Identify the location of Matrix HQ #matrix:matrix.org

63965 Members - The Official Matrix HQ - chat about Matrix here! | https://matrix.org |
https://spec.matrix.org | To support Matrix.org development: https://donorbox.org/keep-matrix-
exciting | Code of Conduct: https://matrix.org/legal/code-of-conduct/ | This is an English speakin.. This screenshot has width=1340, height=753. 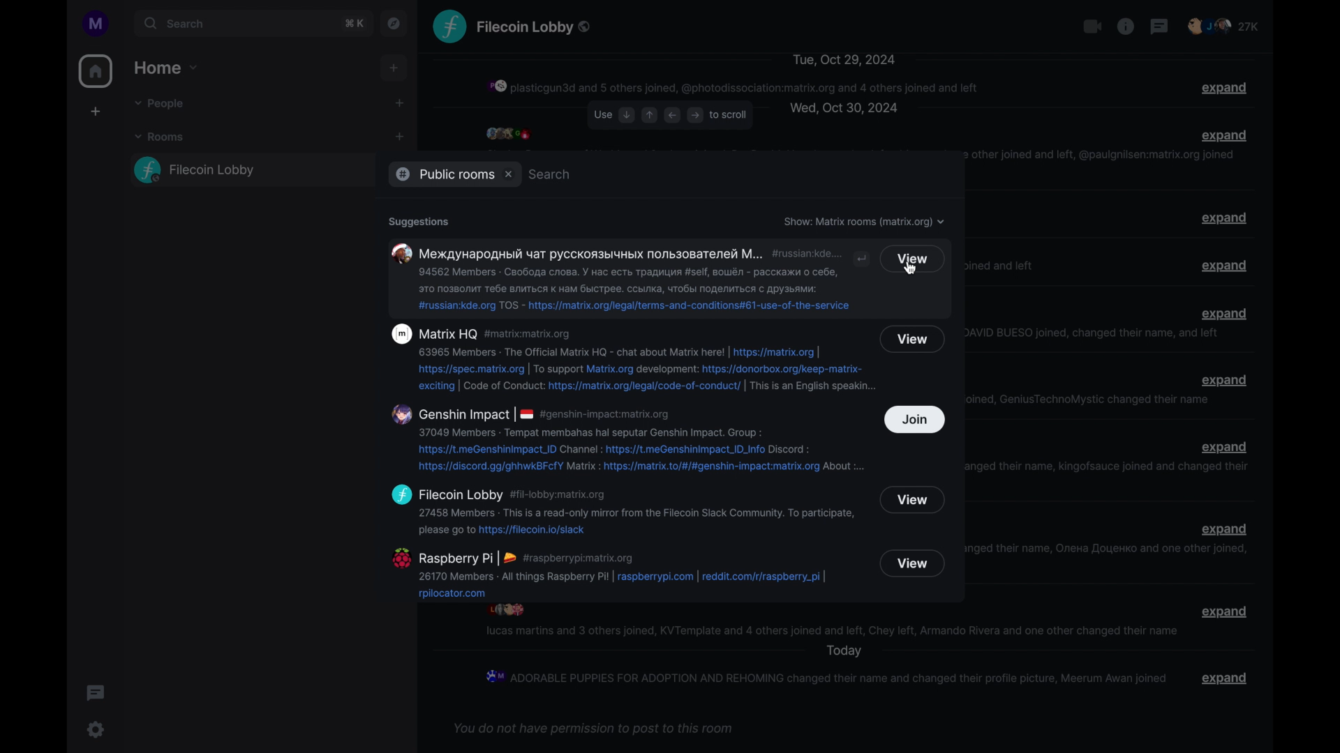
(627, 358).